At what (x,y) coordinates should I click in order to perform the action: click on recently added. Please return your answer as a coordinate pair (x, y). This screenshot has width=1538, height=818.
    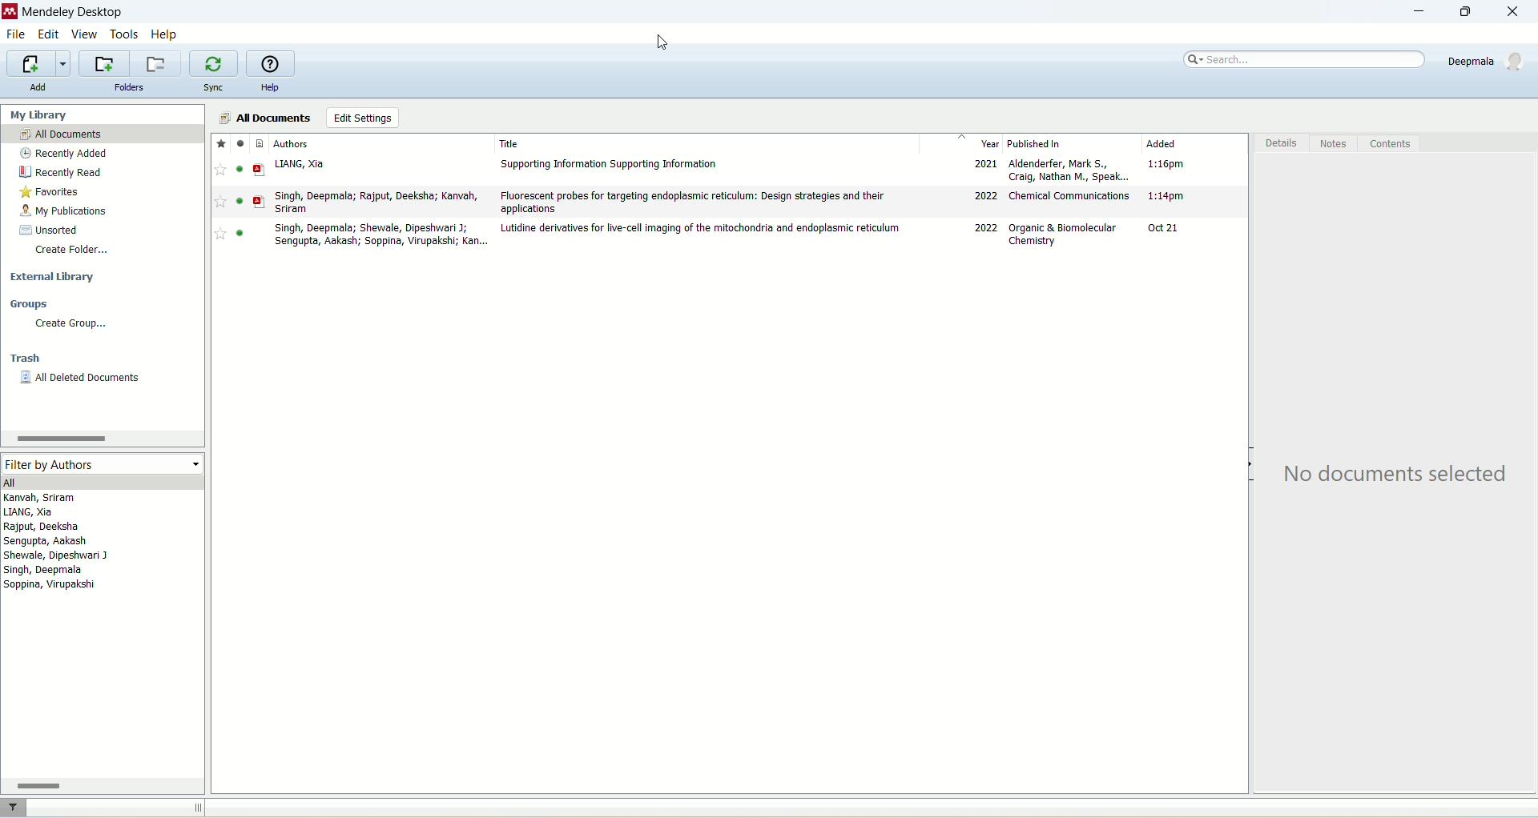
    Looking at the image, I should click on (63, 152).